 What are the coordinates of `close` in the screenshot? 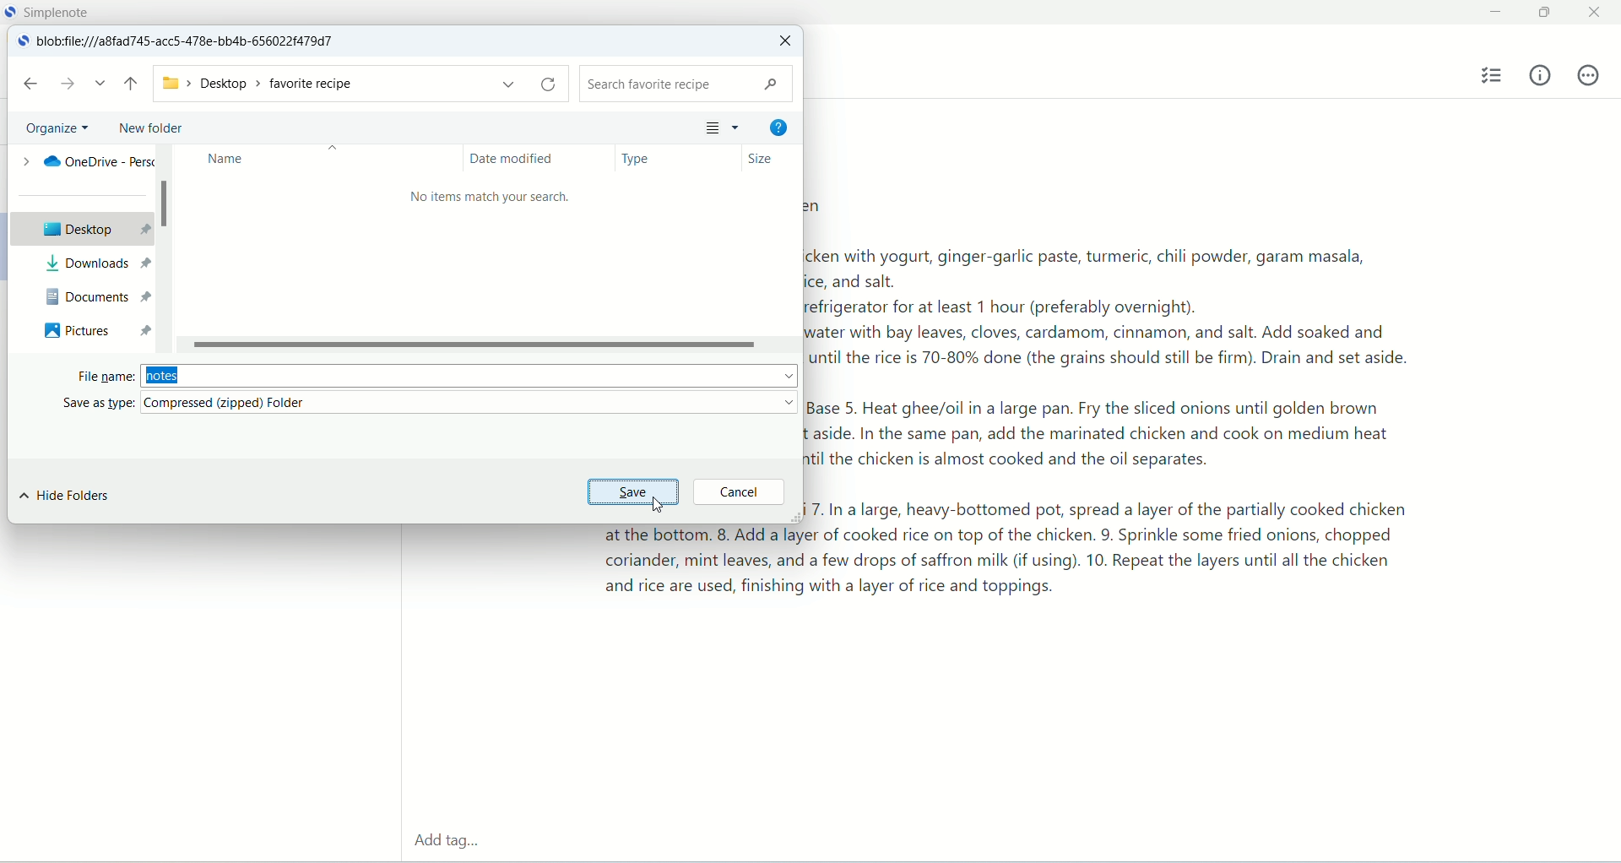 It's located at (783, 42).